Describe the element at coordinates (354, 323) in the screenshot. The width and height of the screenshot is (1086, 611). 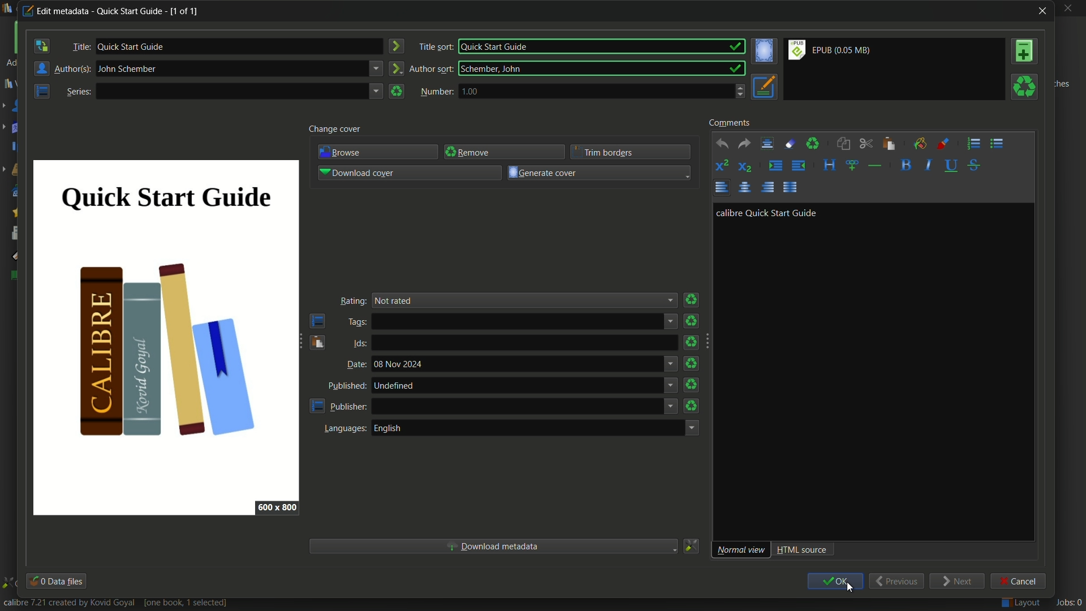
I see `tags` at that location.